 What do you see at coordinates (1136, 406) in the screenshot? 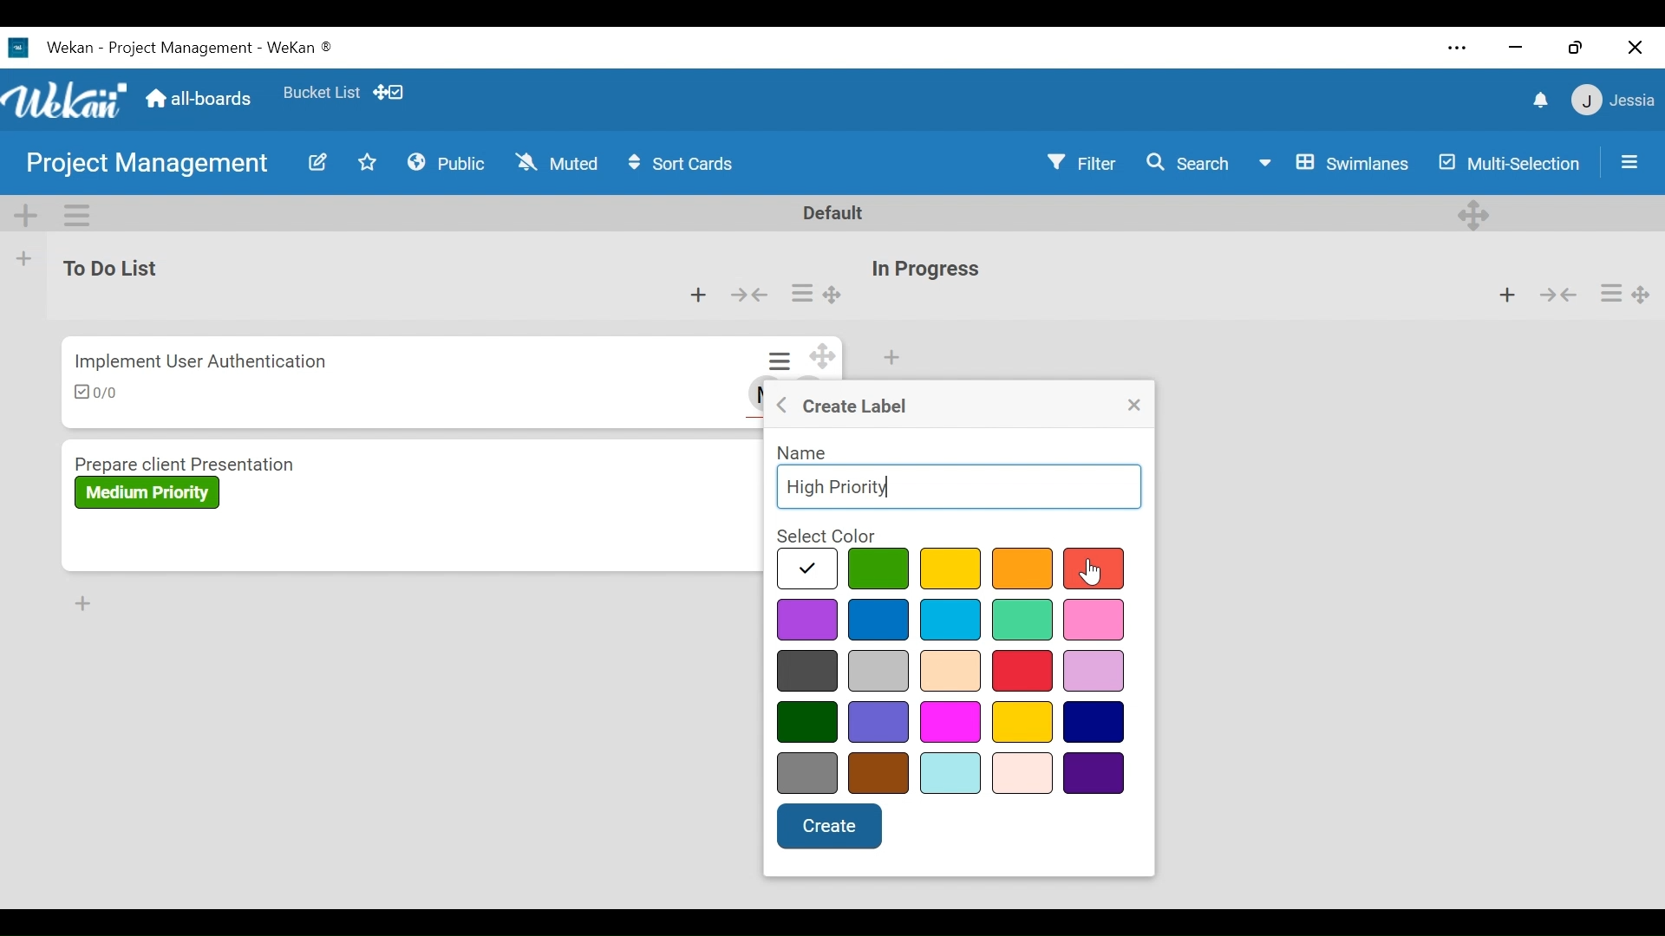
I see `Close` at bounding box center [1136, 406].